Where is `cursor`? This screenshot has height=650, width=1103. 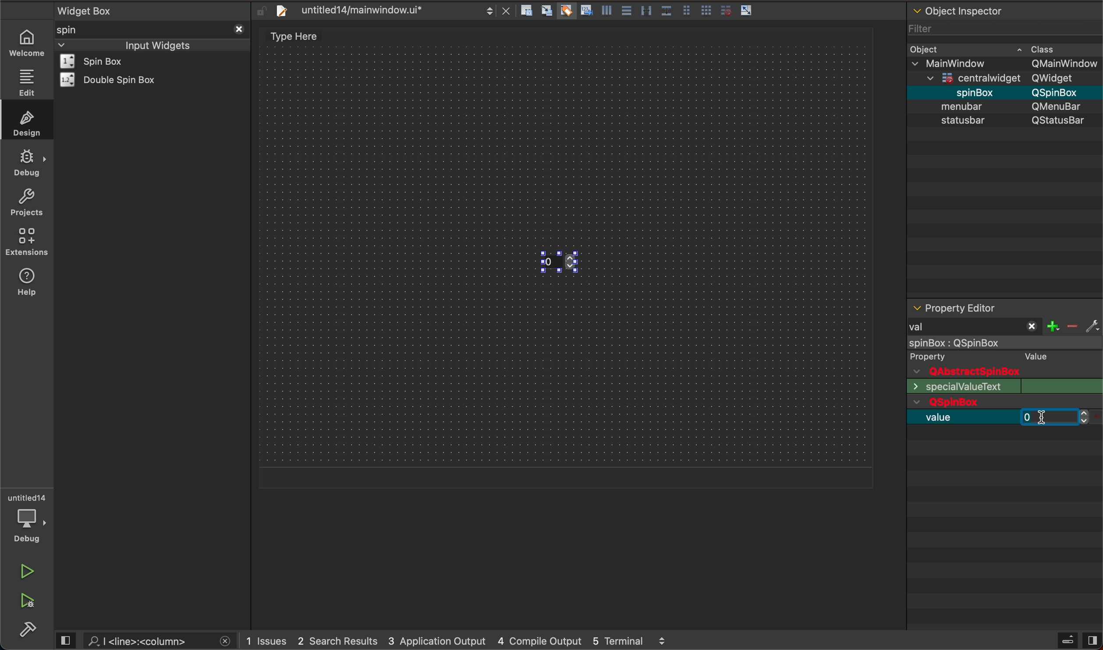
cursor is located at coordinates (1046, 424).